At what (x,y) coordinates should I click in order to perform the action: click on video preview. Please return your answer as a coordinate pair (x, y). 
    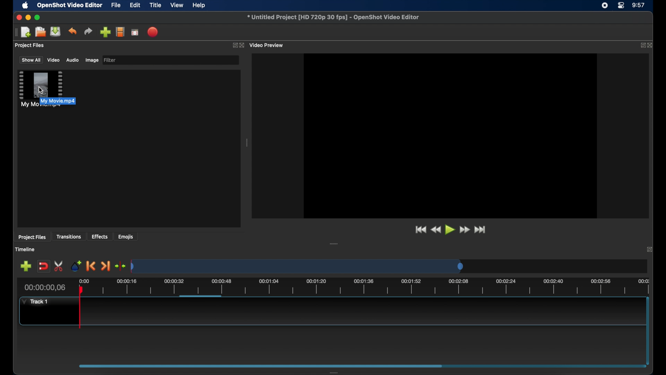
    Looking at the image, I should click on (450, 136).